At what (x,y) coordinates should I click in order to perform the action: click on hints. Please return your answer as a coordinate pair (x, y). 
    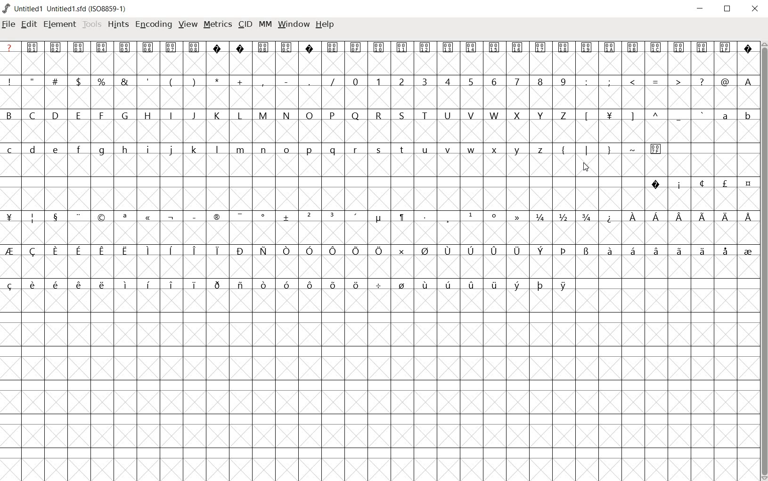
    Looking at the image, I should click on (118, 24).